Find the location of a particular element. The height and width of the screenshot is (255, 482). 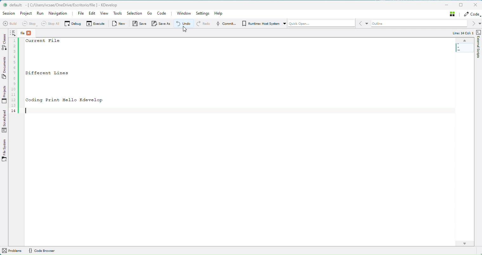

Minimap is located at coordinates (464, 46).